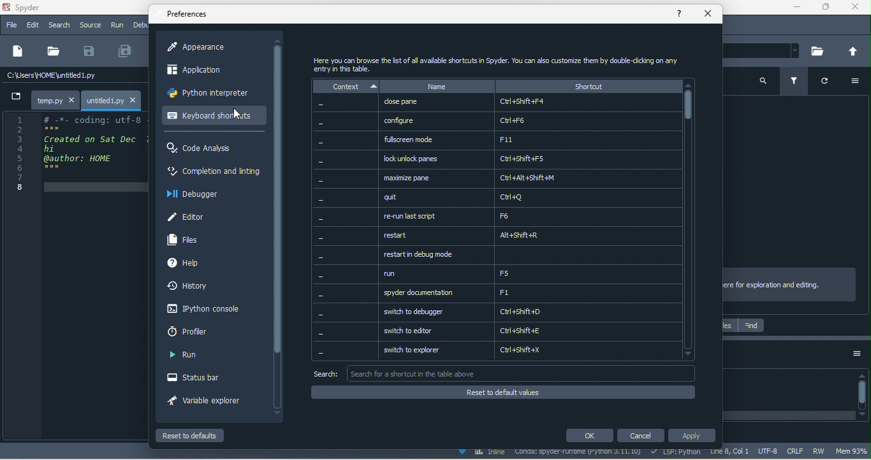  Describe the element at coordinates (215, 48) in the screenshot. I see `appearence` at that location.